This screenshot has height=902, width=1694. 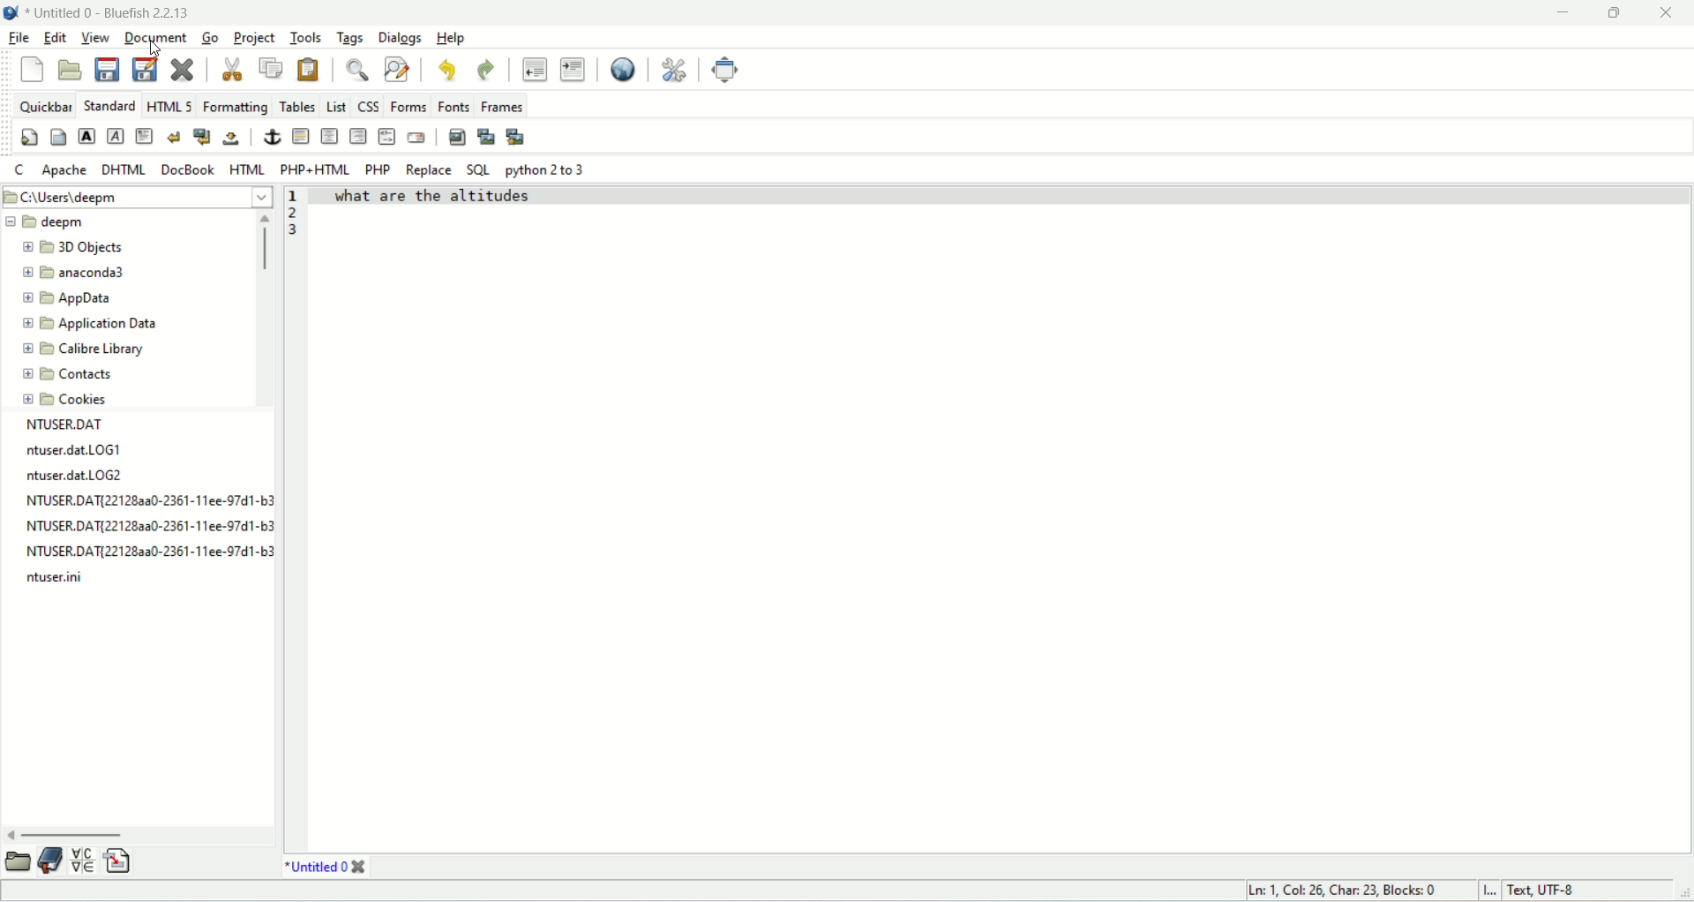 I want to click on HTML 5, so click(x=169, y=104).